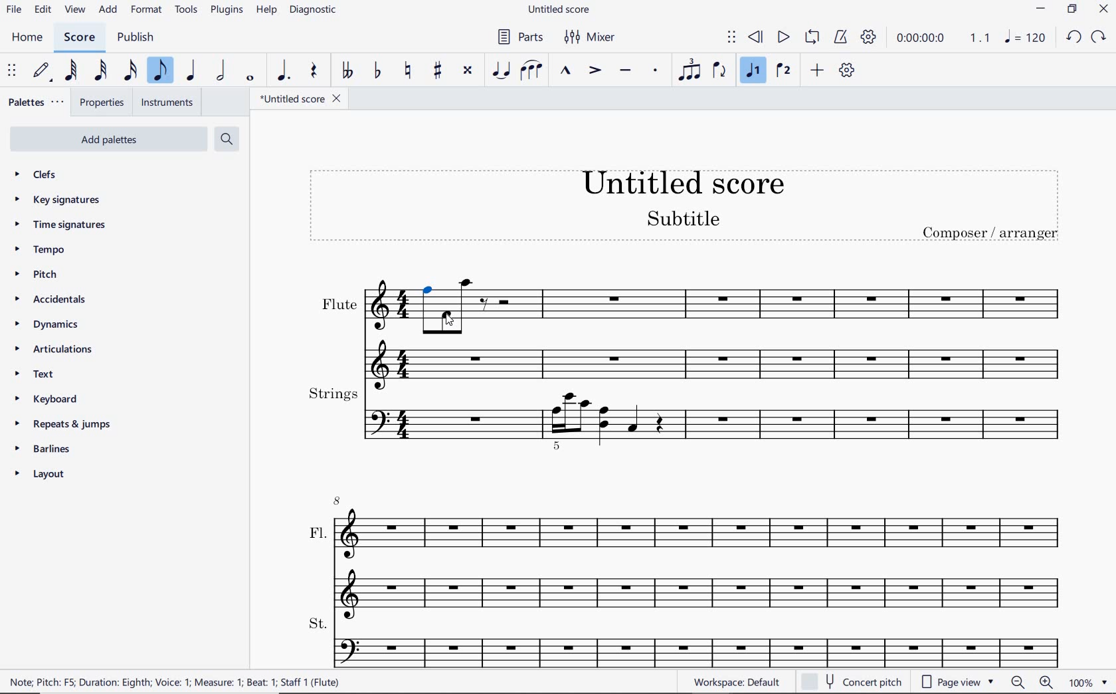 The width and height of the screenshot is (1116, 694). What do you see at coordinates (783, 37) in the screenshot?
I see `PLAY` at bounding box center [783, 37].